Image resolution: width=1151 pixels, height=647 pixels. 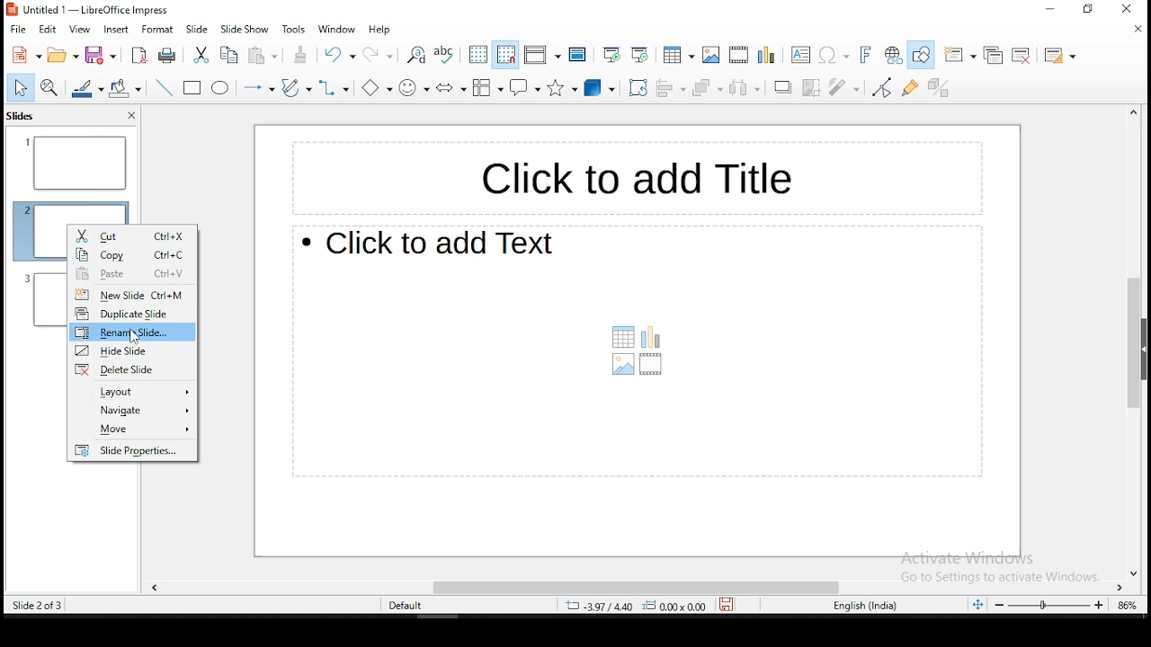 I want to click on arrange, so click(x=709, y=88).